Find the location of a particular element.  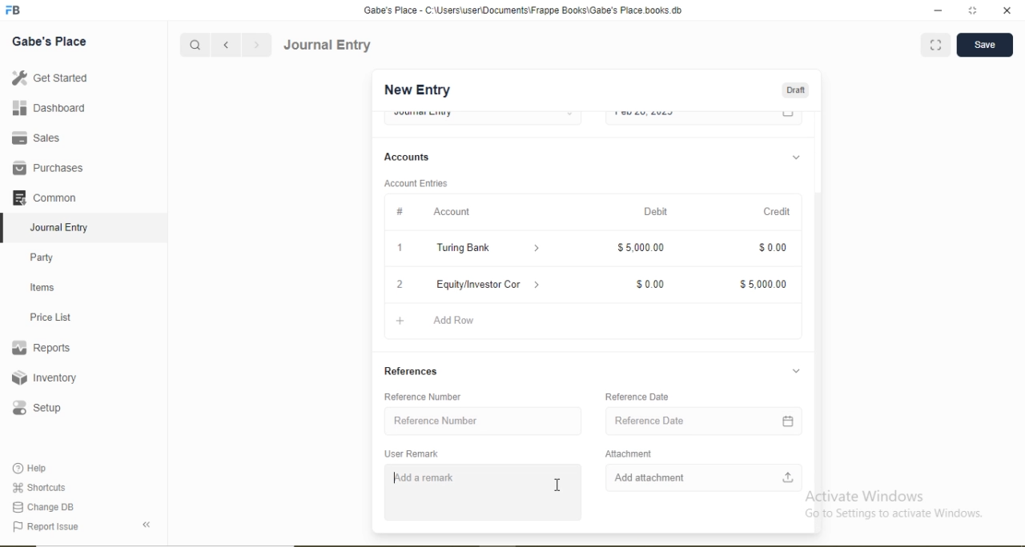

‘Gabe's Place - C:\Users\useriDocuments\Frappe Books\Gabe's Place books db is located at coordinates (522, 10).